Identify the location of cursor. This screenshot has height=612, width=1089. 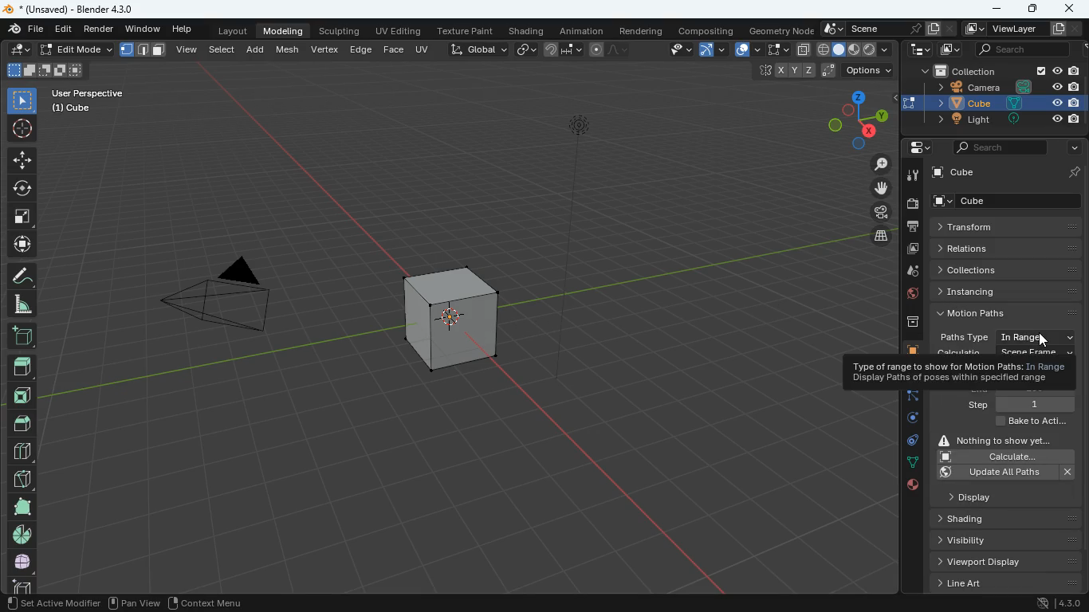
(1048, 339).